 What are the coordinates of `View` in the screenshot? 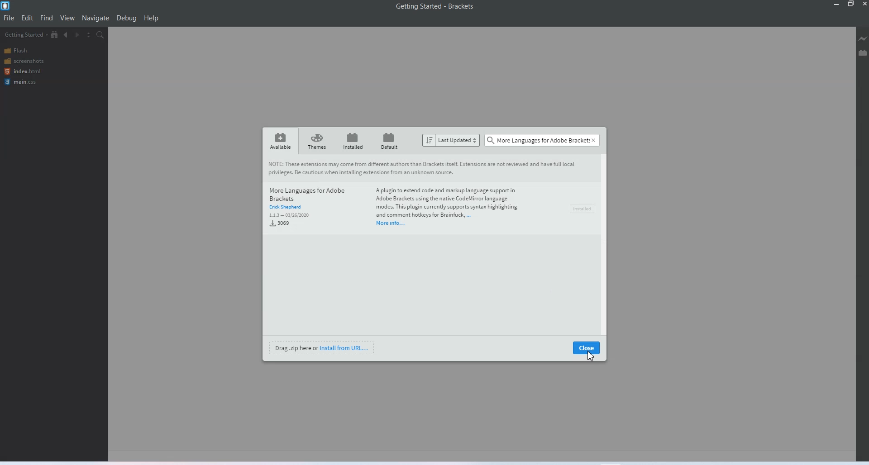 It's located at (67, 18).